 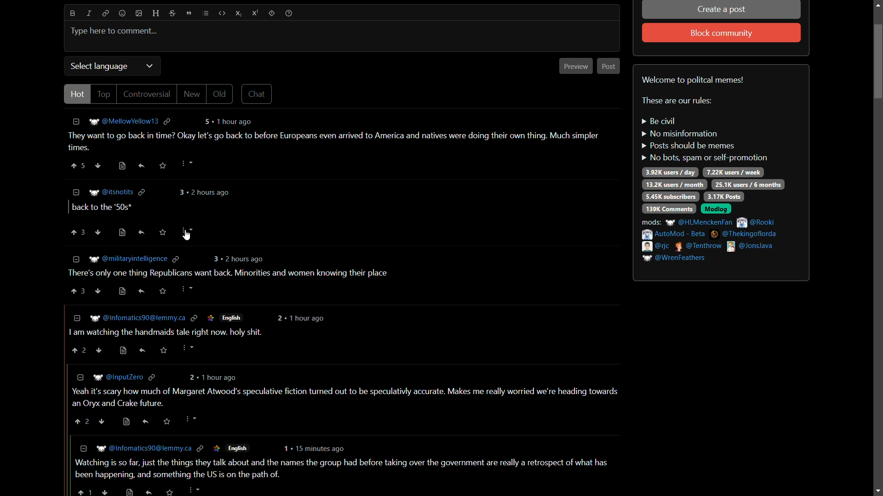 What do you see at coordinates (711, 240) in the screenshot?
I see `mods` at bounding box center [711, 240].